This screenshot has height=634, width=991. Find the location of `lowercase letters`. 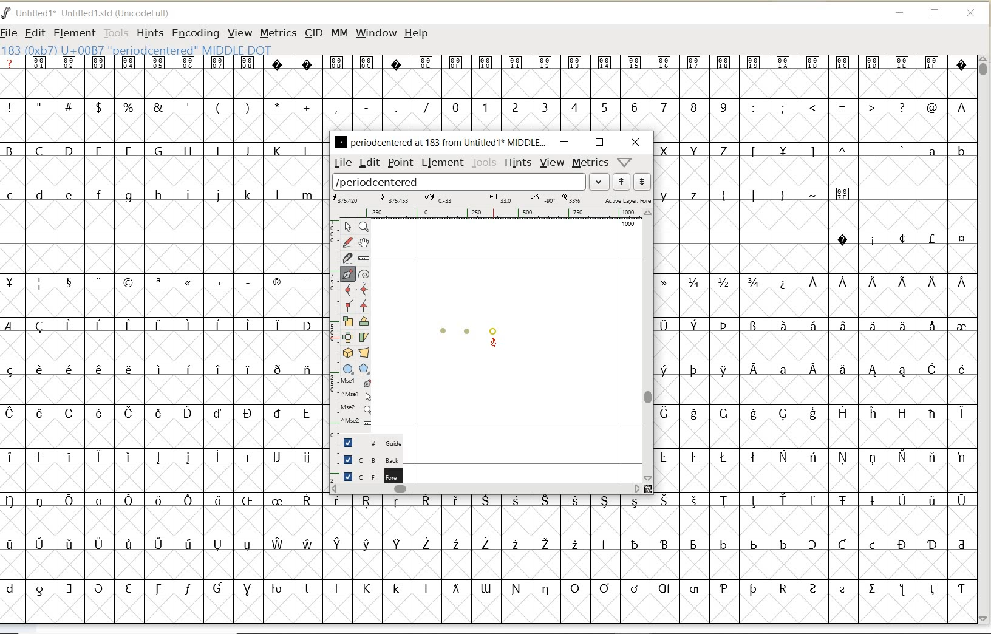

lowercase letters is located at coordinates (686, 194).